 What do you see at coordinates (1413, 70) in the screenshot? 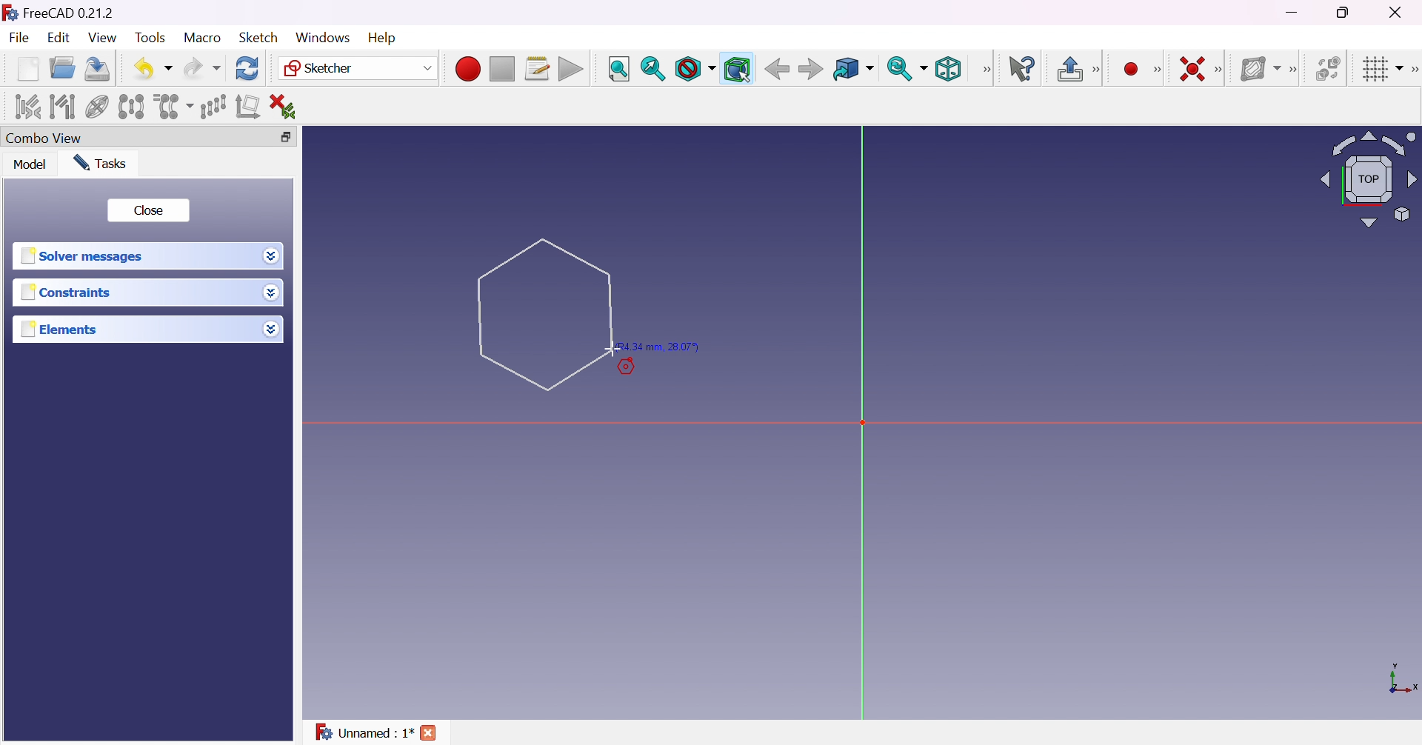
I see `[Sketcher edit tools]` at bounding box center [1413, 70].